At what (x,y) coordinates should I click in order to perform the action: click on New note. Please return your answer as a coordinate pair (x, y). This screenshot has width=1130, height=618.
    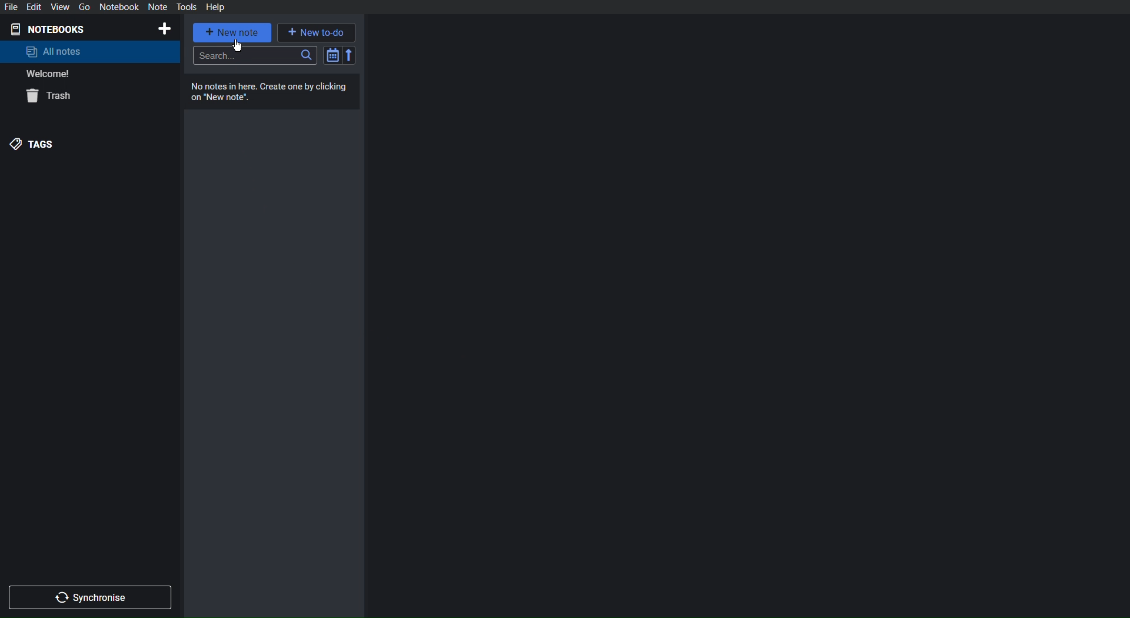
    Looking at the image, I should click on (233, 32).